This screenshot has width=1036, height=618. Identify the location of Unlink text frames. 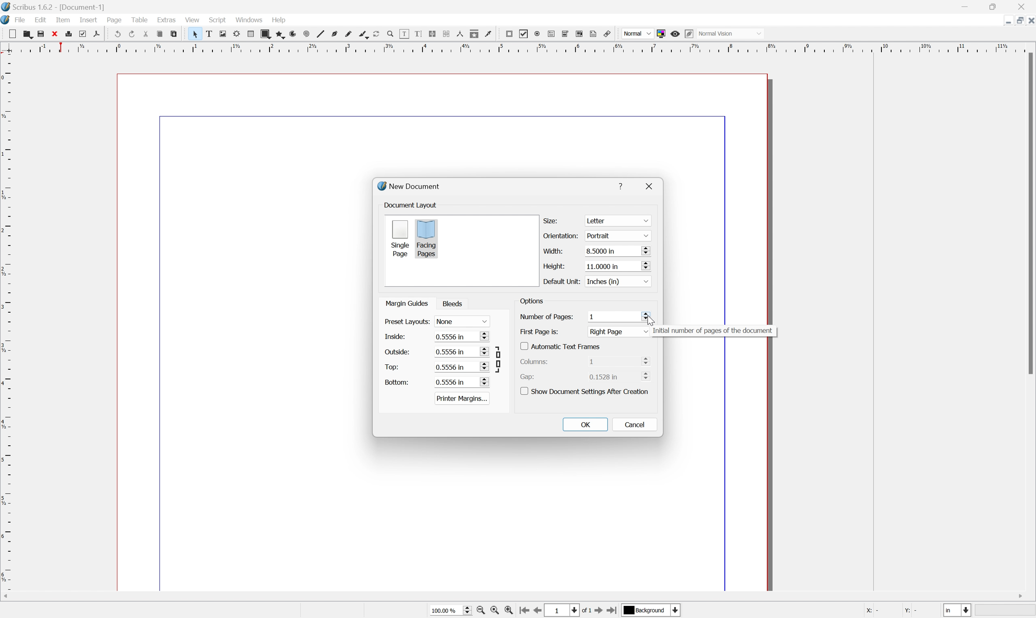
(448, 35).